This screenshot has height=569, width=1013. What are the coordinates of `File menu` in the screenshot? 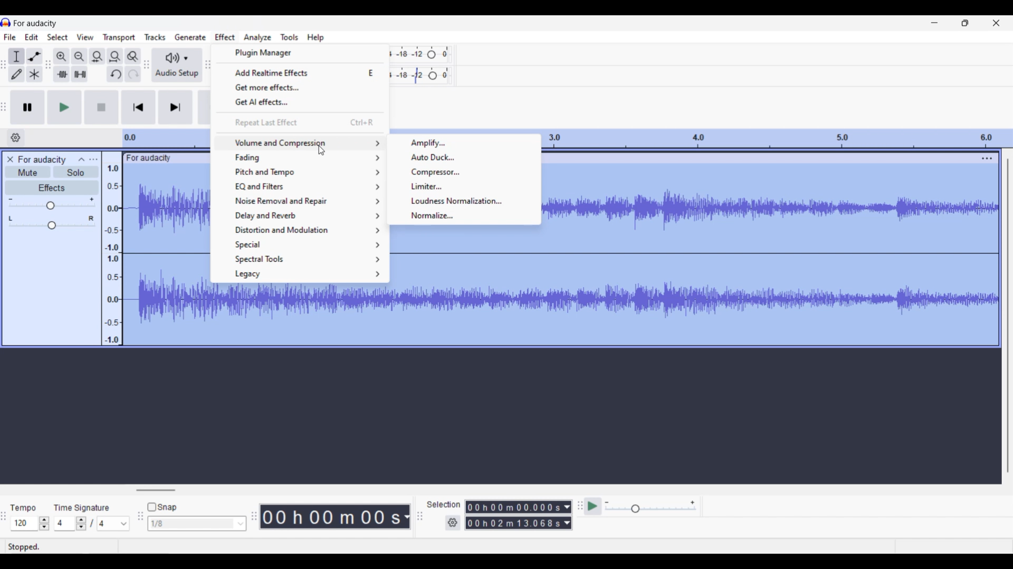 It's located at (10, 37).